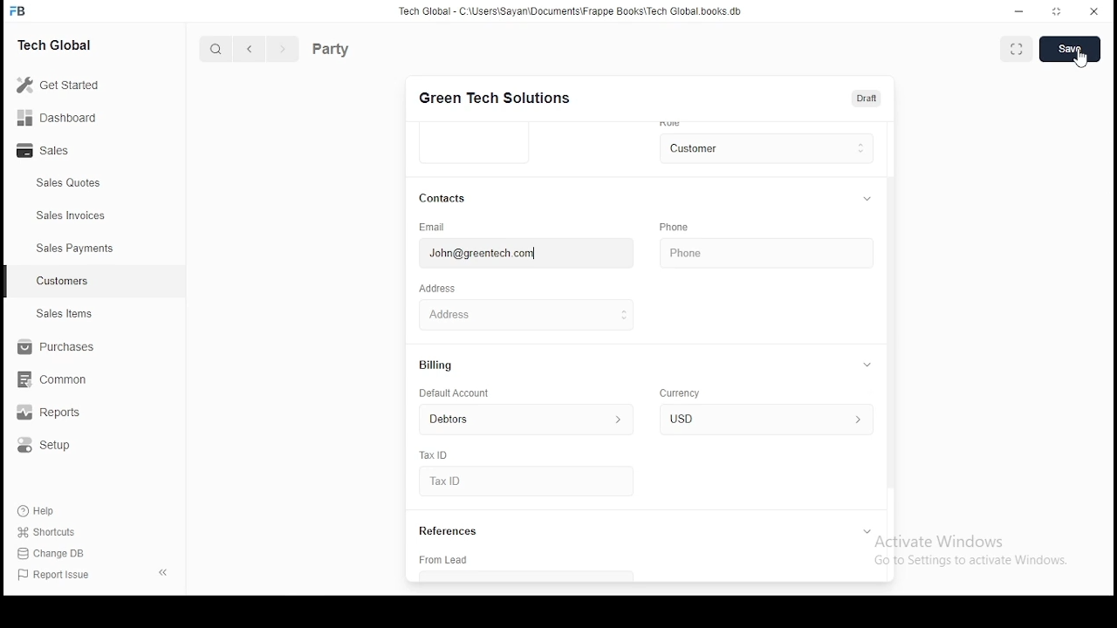 This screenshot has height=628, width=1117. I want to click on next, so click(280, 49).